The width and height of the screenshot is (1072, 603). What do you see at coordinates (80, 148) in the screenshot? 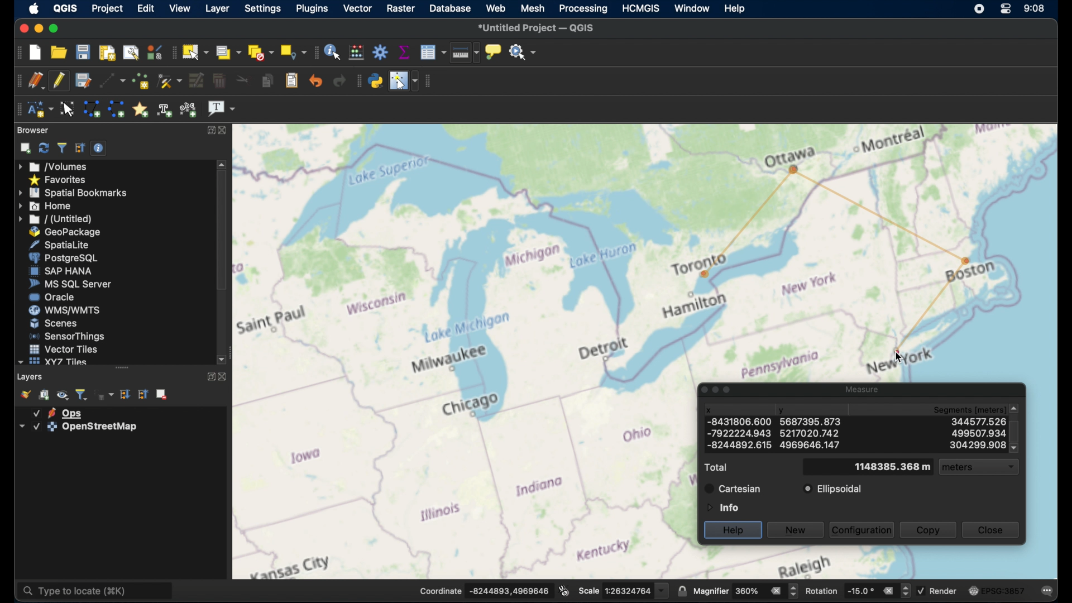
I see `collapse all` at bounding box center [80, 148].